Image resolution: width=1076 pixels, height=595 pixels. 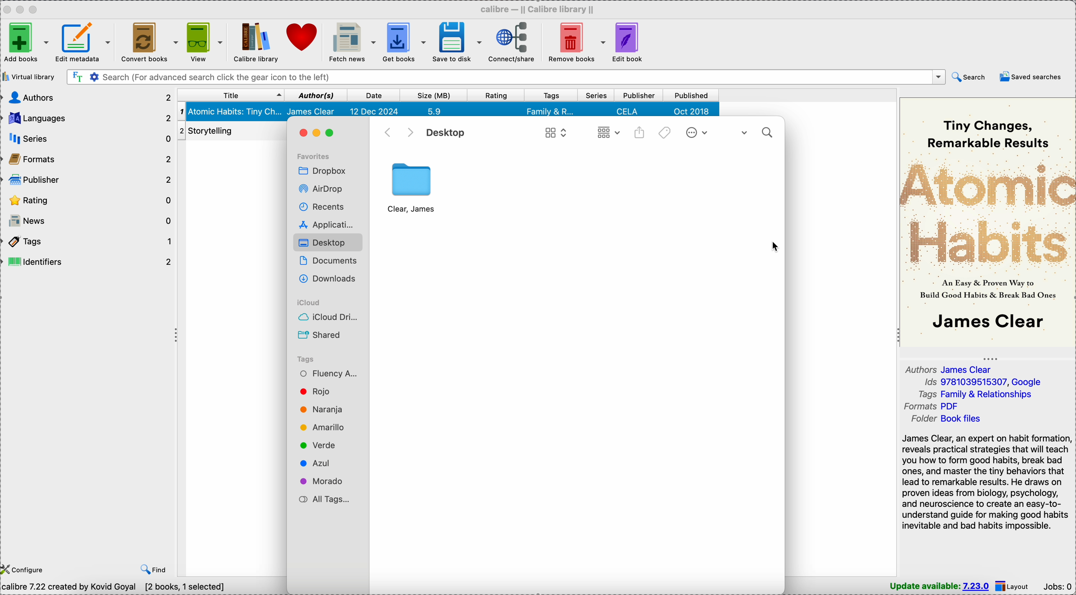 I want to click on iCloud drive, so click(x=326, y=316).